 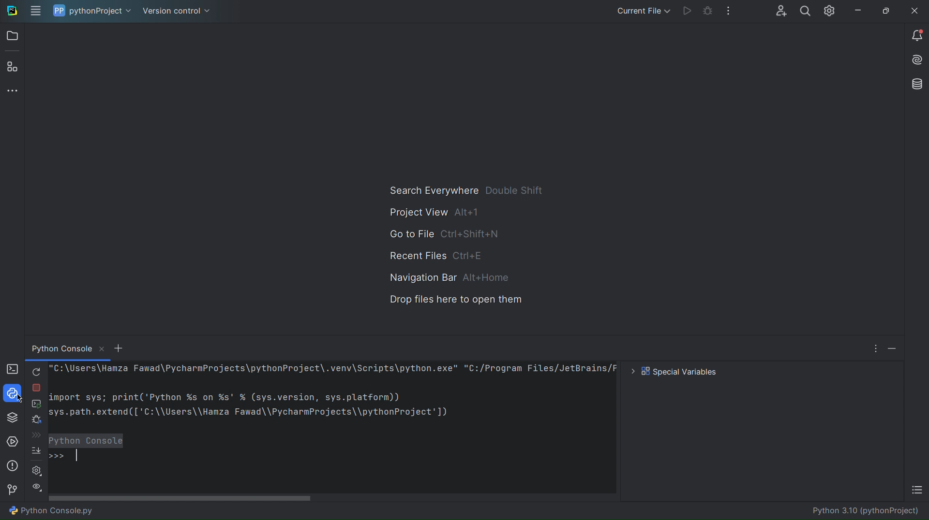 What do you see at coordinates (704, 12) in the screenshot?
I see `Debug` at bounding box center [704, 12].